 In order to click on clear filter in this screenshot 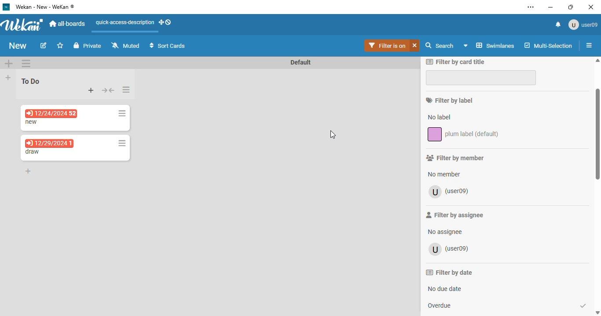, I will do `click(415, 45)`.